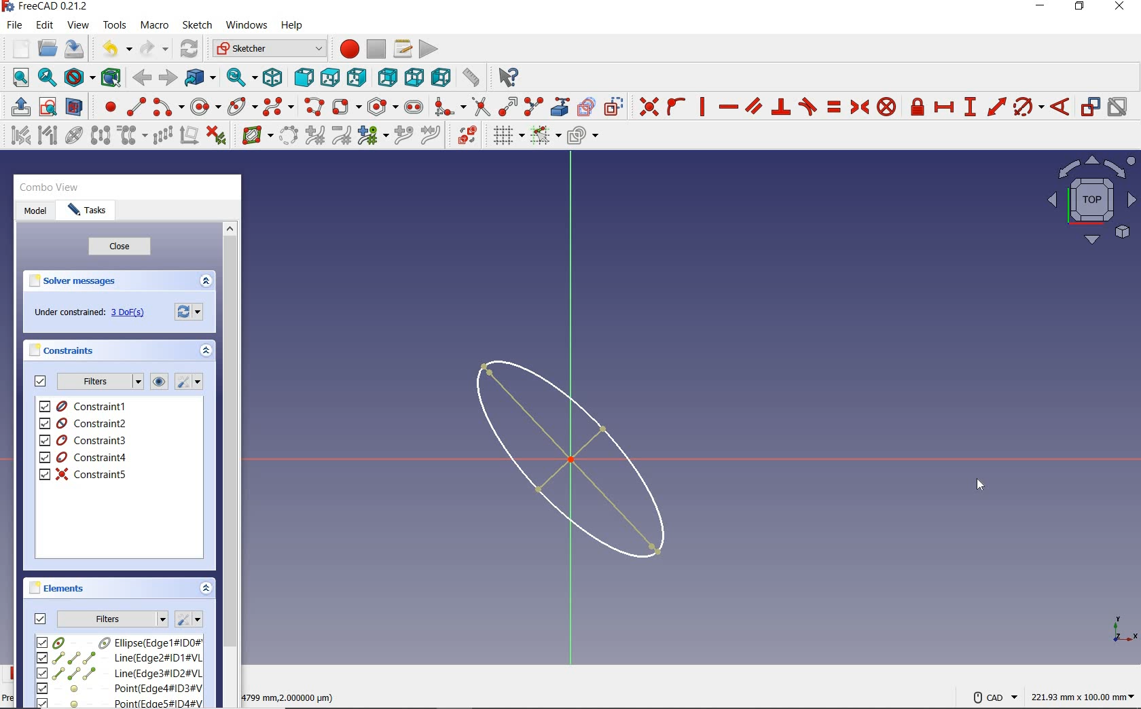  What do you see at coordinates (329, 75) in the screenshot?
I see `top` at bounding box center [329, 75].